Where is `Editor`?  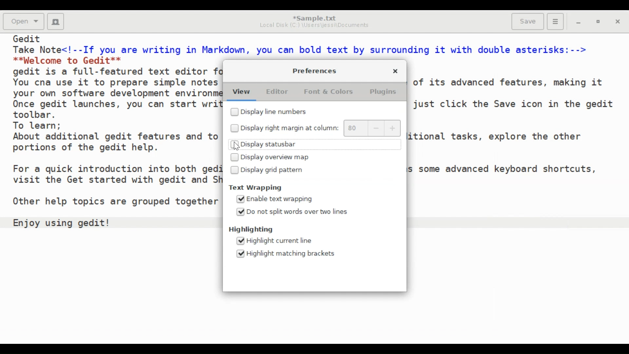
Editor is located at coordinates (278, 91).